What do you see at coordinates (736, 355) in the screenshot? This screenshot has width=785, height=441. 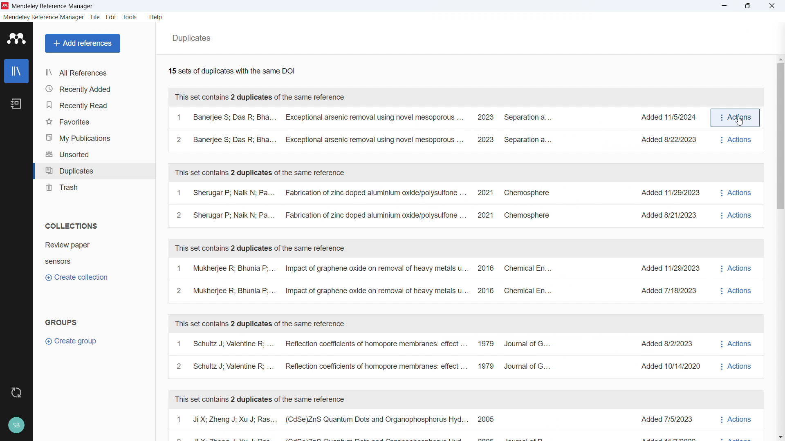 I see `actions ` at bounding box center [736, 355].